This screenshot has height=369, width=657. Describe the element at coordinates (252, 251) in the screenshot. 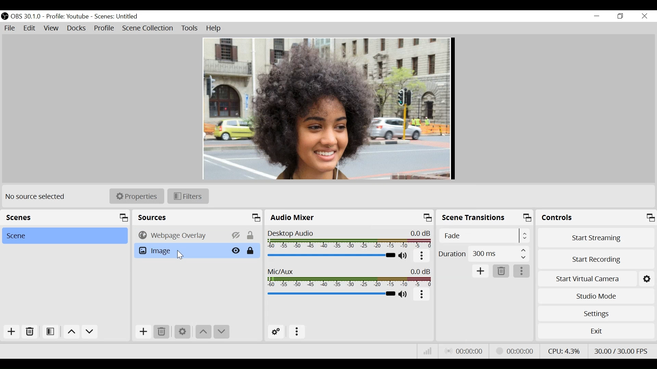

I see `(un)lock` at that location.